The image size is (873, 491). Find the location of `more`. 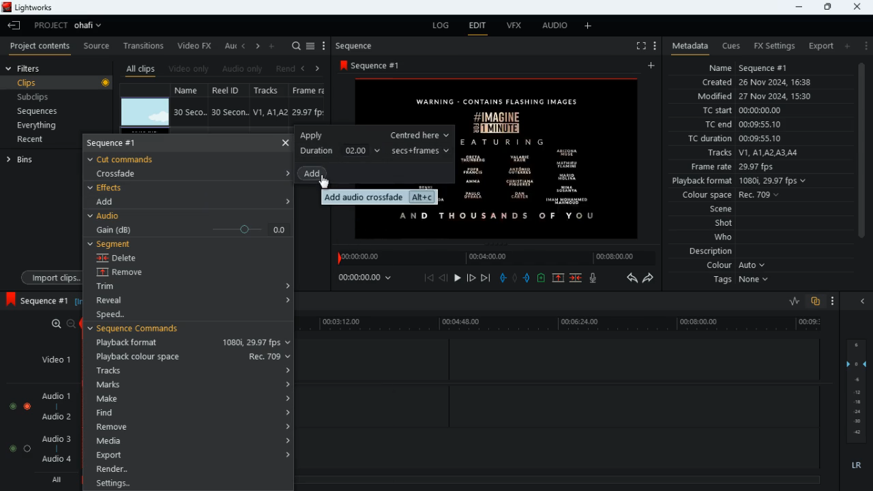

more is located at coordinates (653, 45).